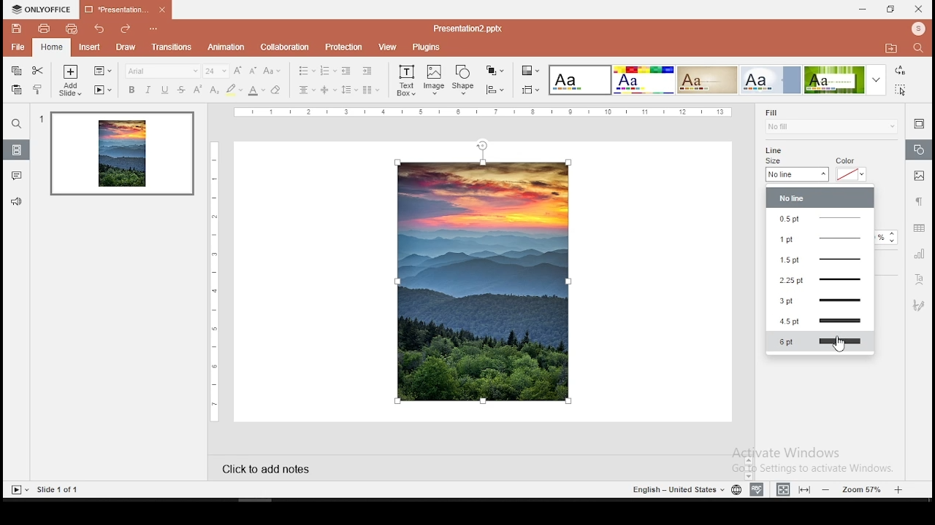  Describe the element at coordinates (122, 155) in the screenshot. I see `slide 1` at that location.